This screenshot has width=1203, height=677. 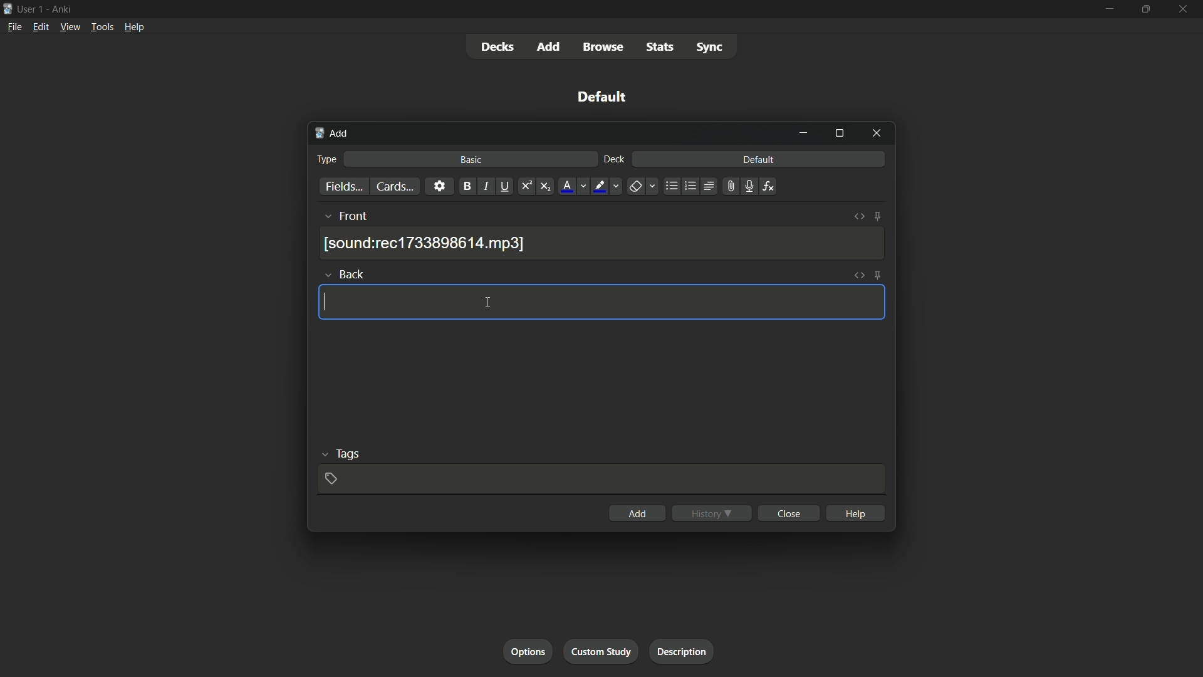 I want to click on superscript, so click(x=526, y=186).